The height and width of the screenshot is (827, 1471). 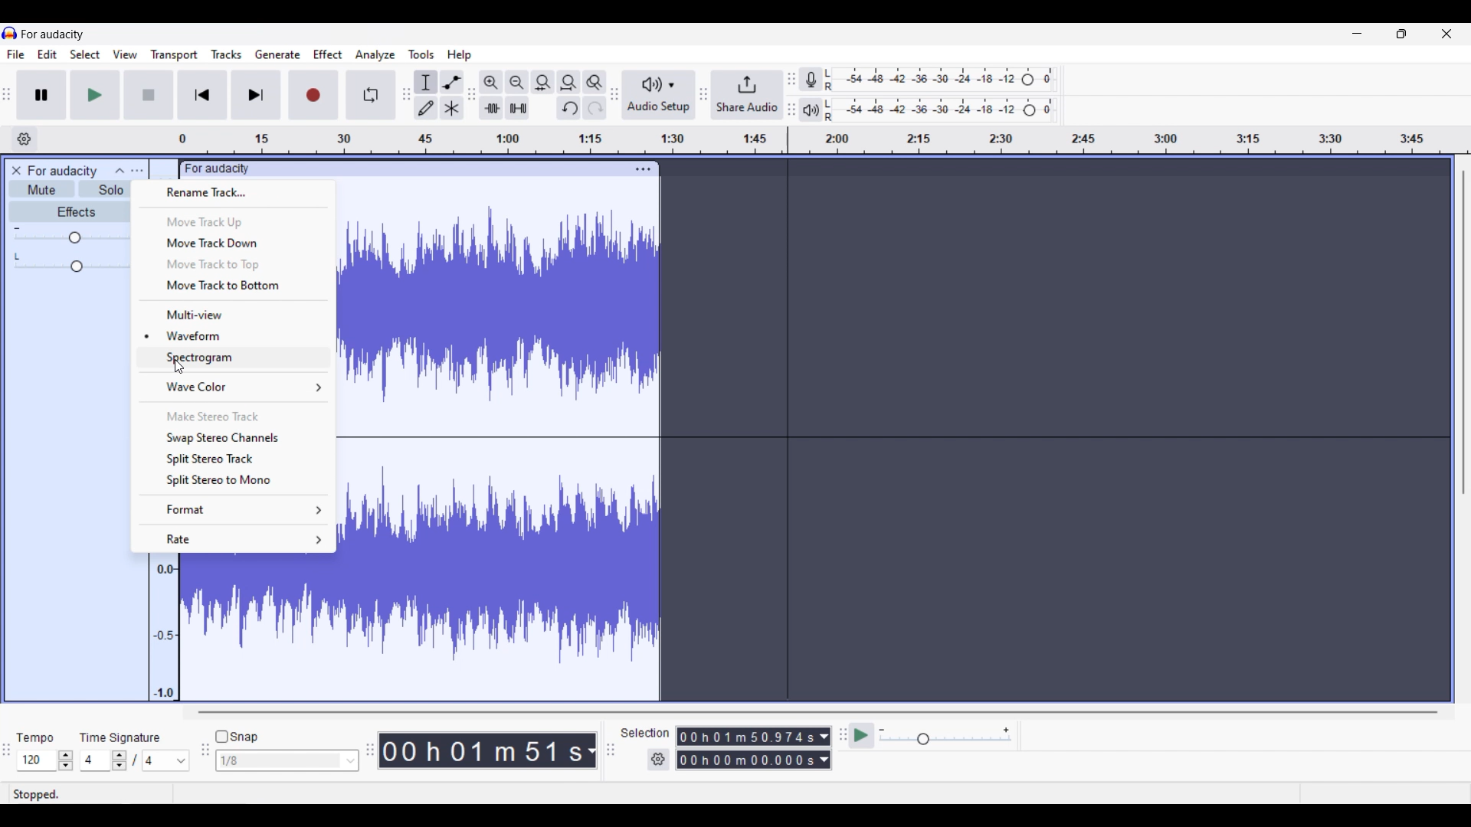 I want to click on Stop, so click(x=149, y=95).